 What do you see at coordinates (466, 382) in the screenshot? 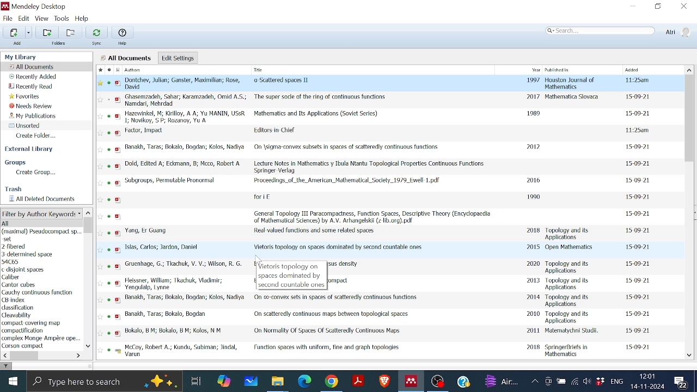
I see `Help` at bounding box center [466, 382].